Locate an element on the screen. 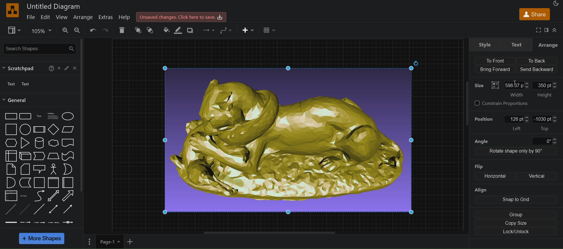 This screenshot has width=563, height=249. ‘Width is located at coordinates (515, 95).